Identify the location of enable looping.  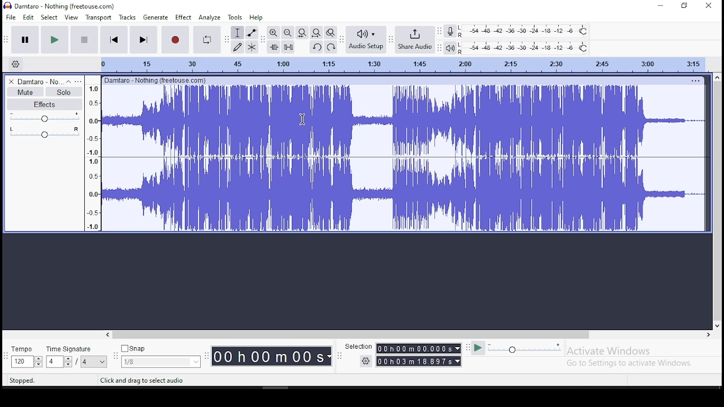
(207, 40).